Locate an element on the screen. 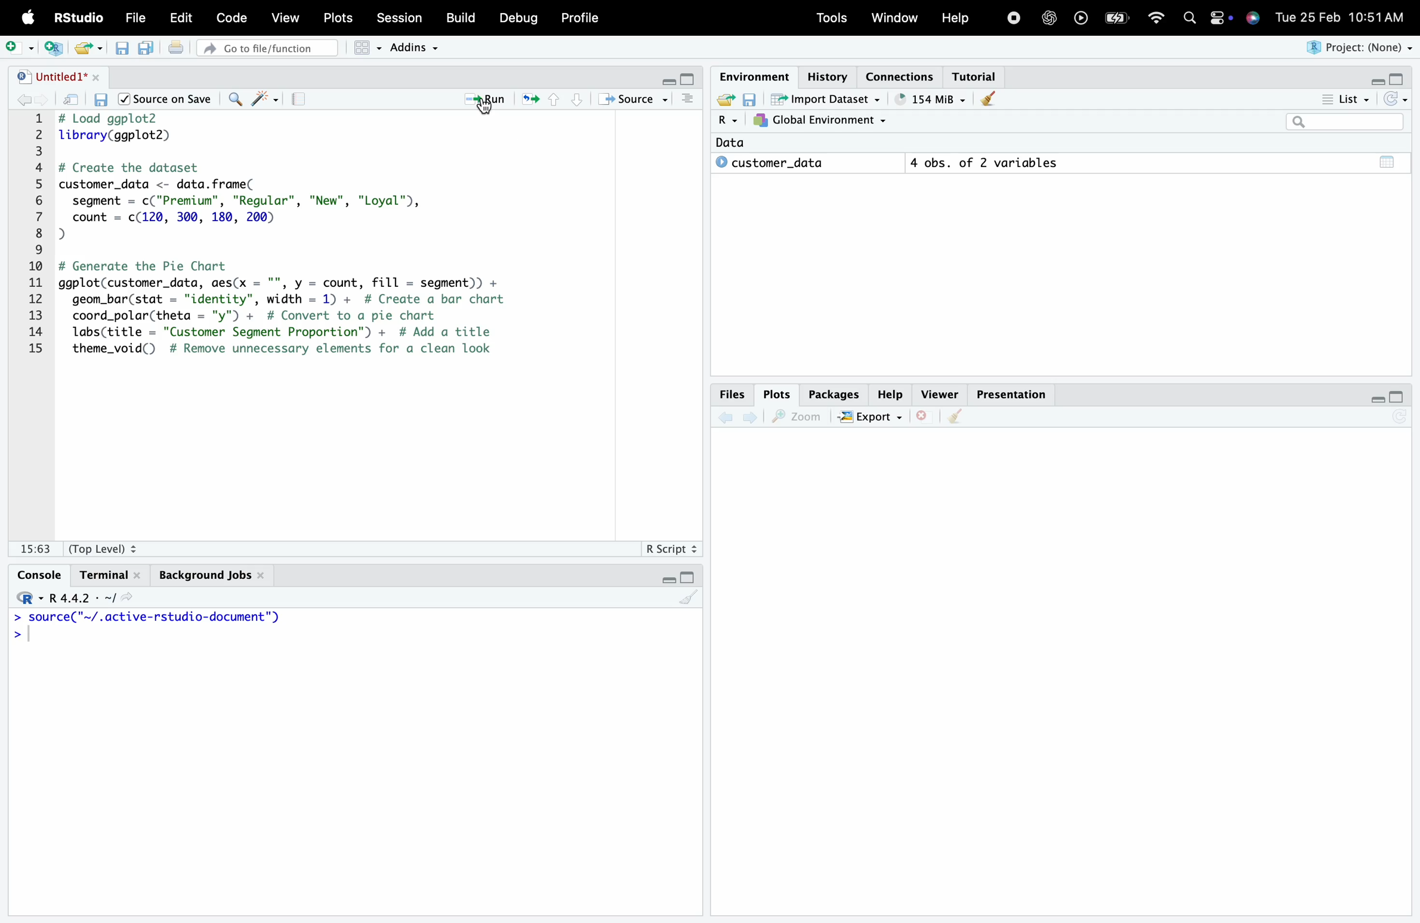  Console is located at coordinates (39, 570).